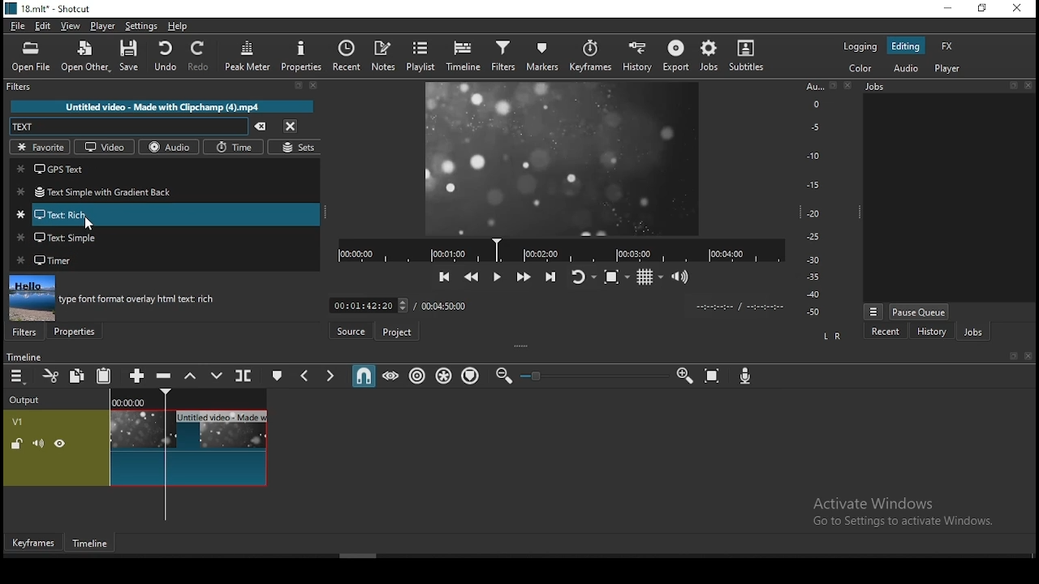 The height and width of the screenshot is (584, 1039). I want to click on history, so click(931, 331).